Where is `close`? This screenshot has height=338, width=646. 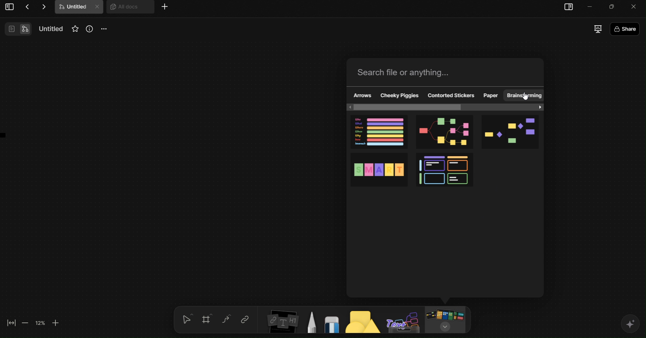
close is located at coordinates (637, 6).